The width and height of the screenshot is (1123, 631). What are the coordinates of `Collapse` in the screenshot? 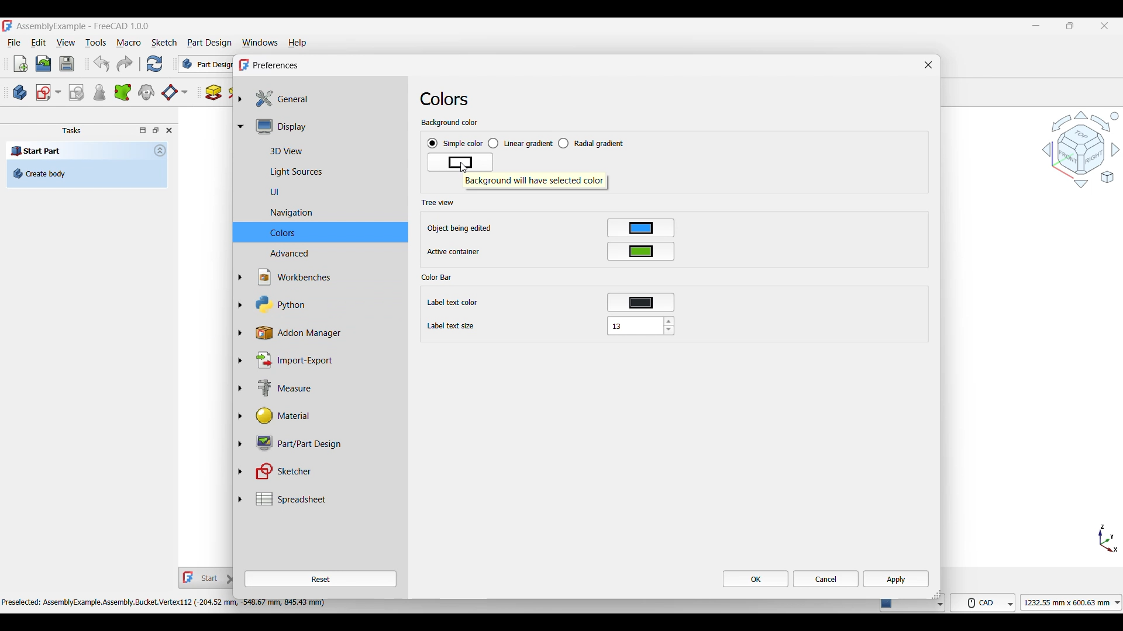 It's located at (160, 150).